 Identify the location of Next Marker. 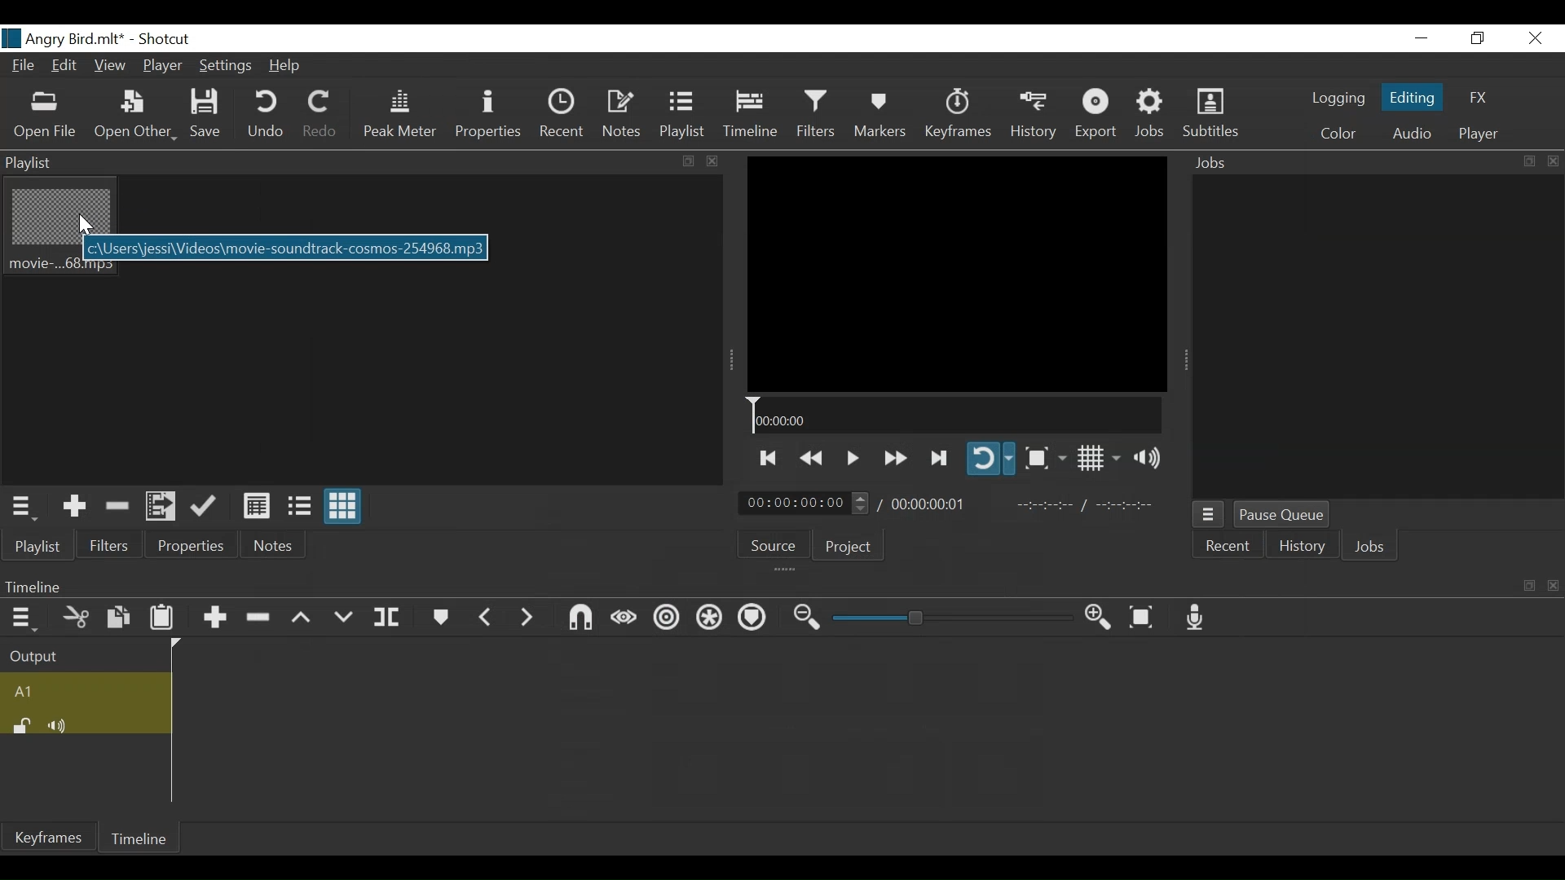
(530, 618).